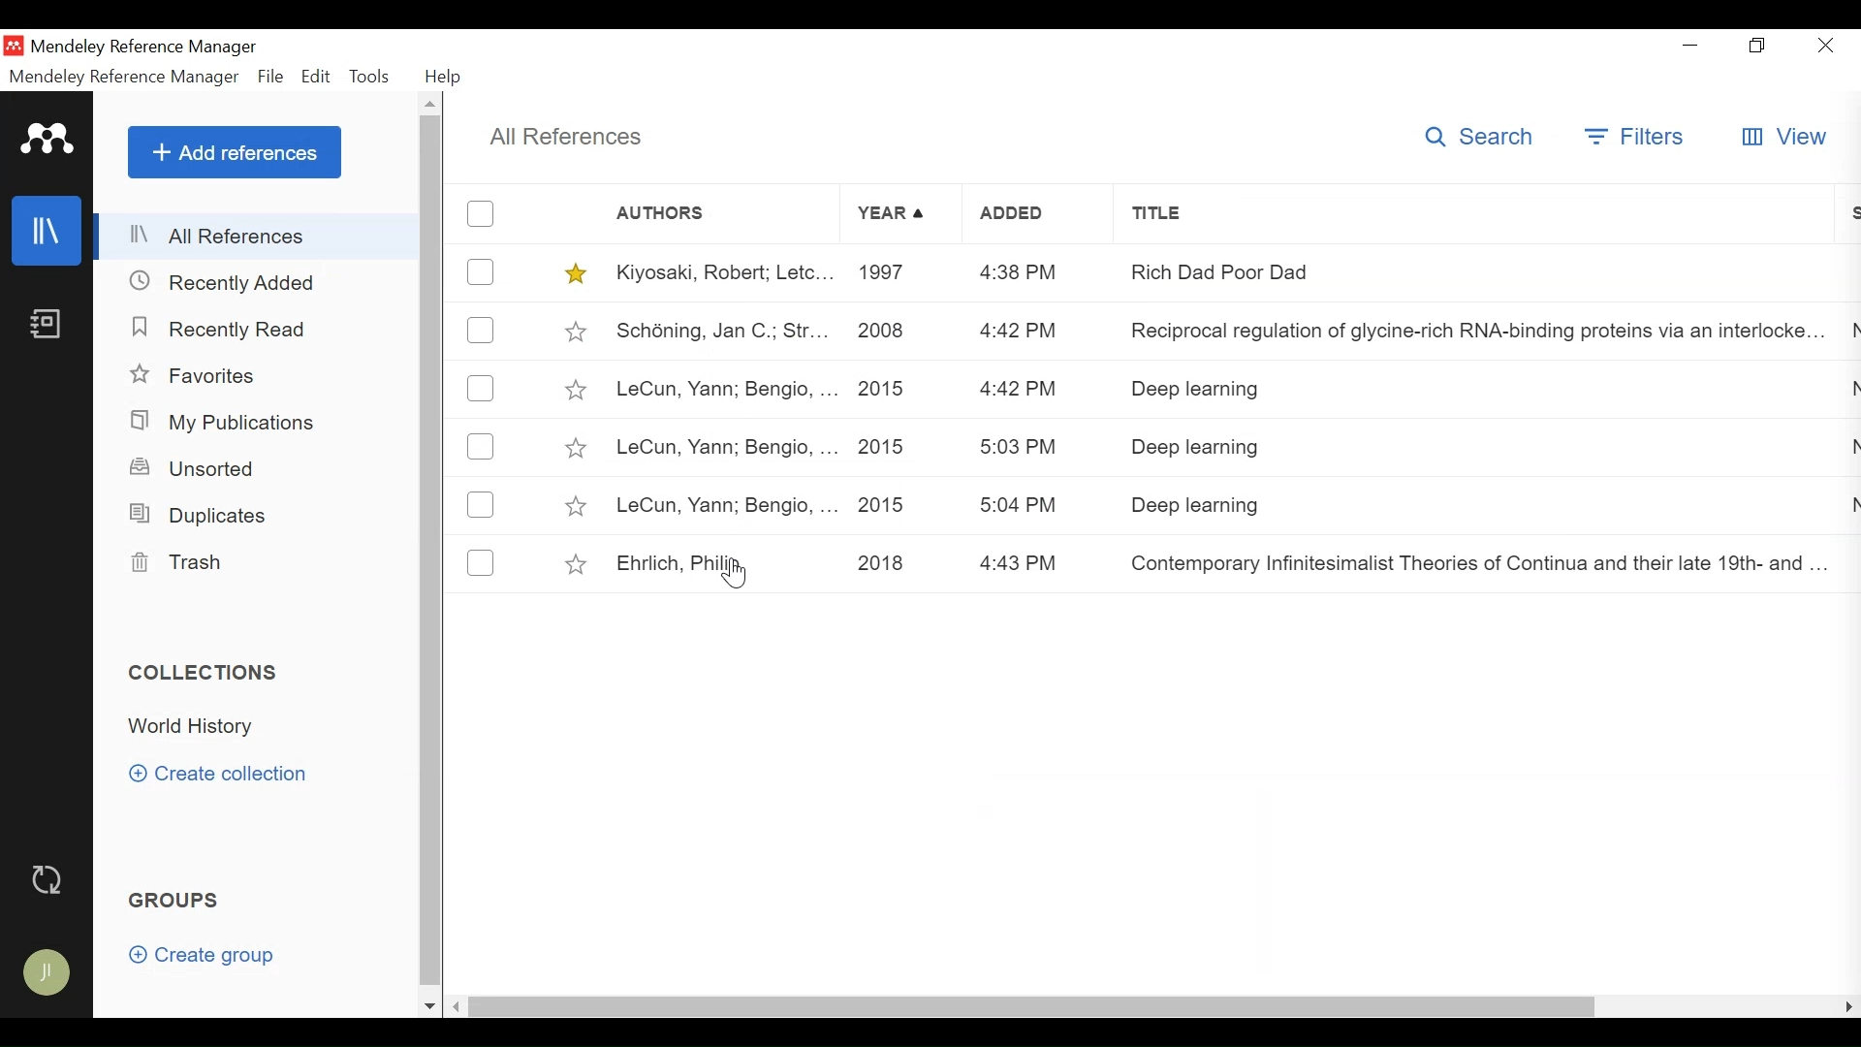  Describe the element at coordinates (481, 447) in the screenshot. I see `(un)select` at that location.